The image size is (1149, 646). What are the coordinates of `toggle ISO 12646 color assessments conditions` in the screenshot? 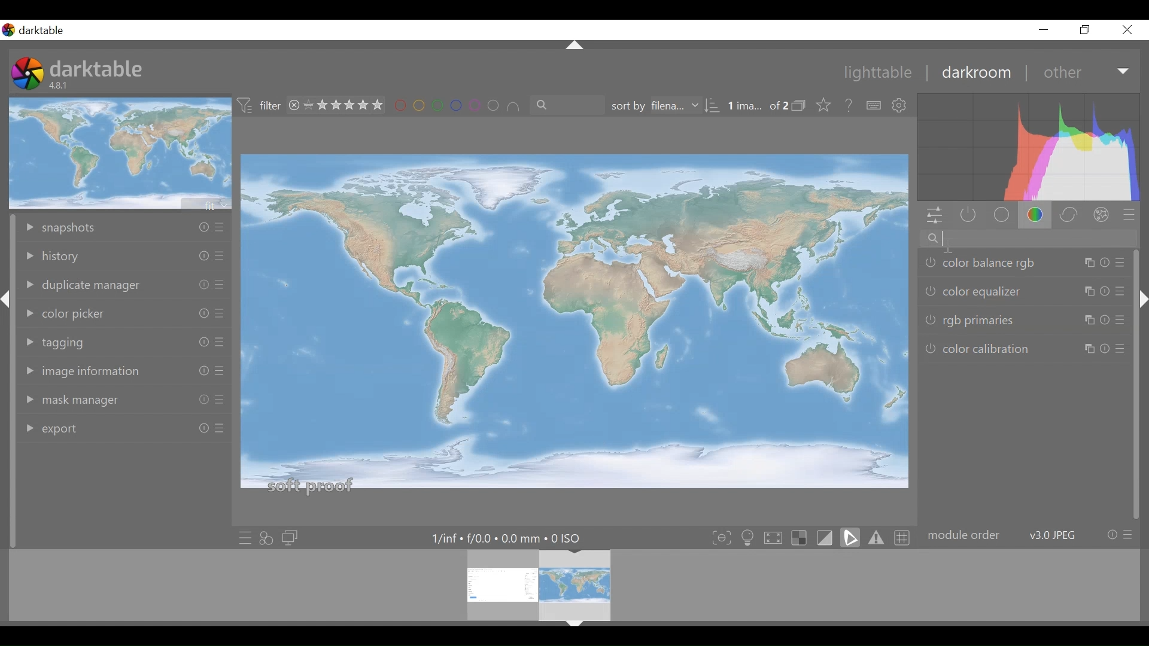 It's located at (749, 537).